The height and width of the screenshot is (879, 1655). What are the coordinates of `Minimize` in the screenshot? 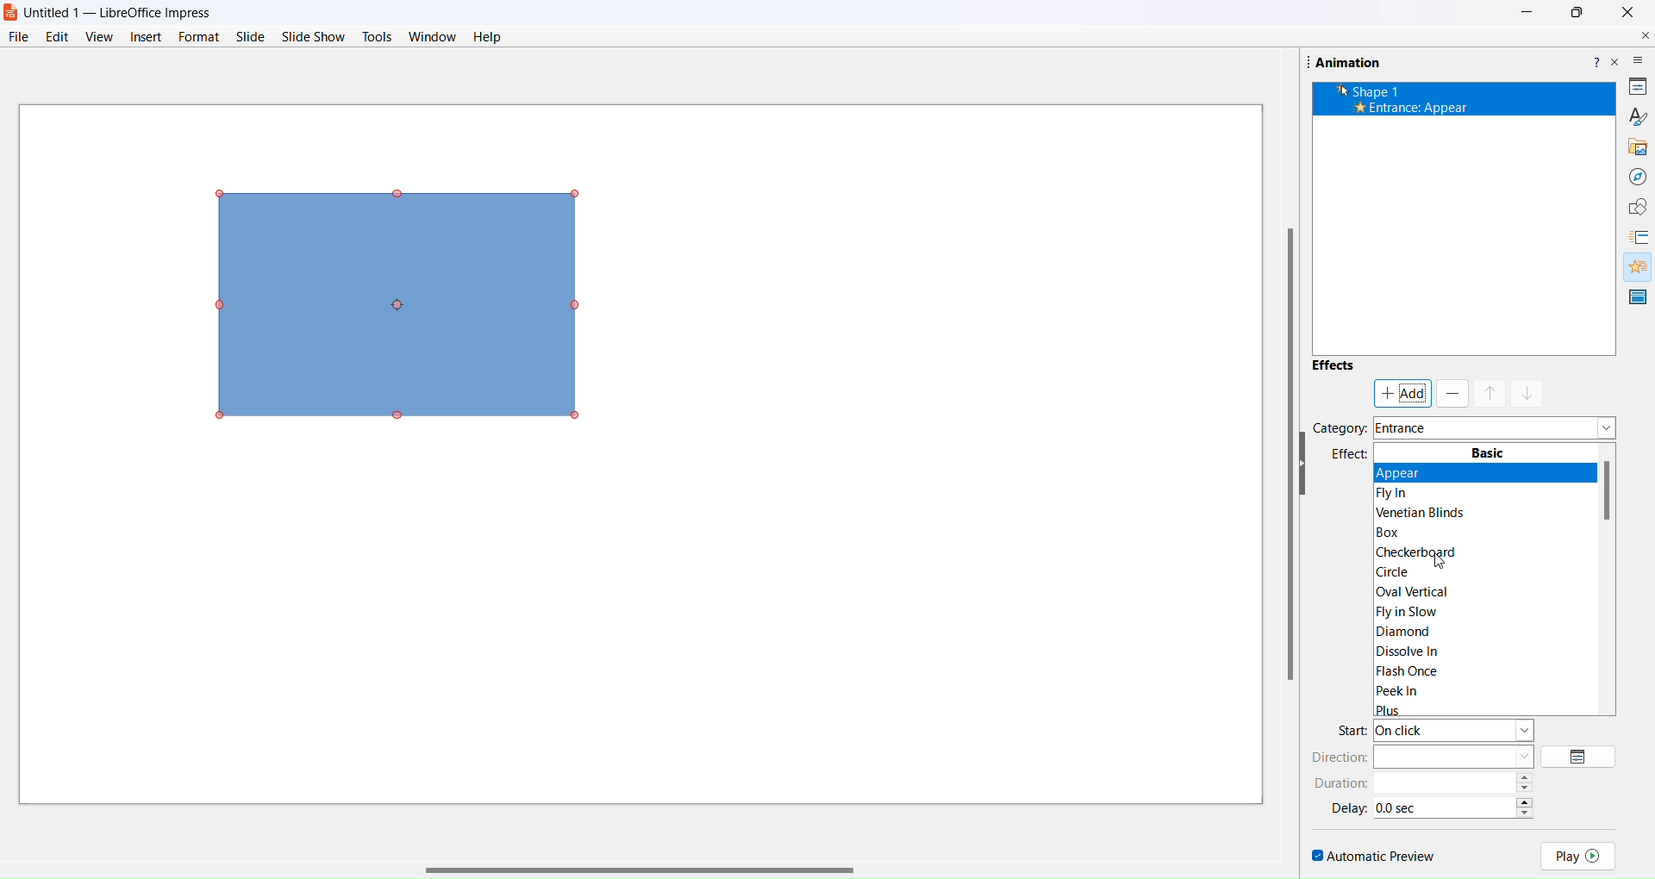 It's located at (1524, 15).